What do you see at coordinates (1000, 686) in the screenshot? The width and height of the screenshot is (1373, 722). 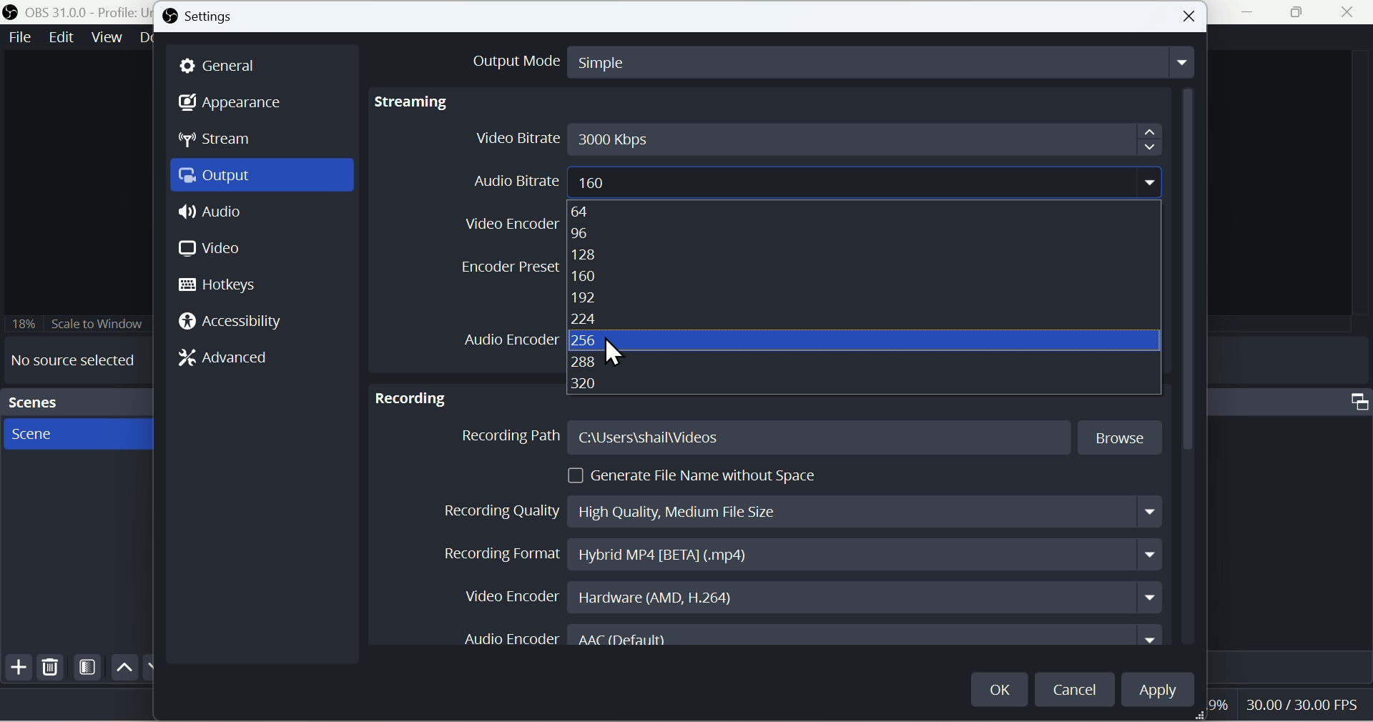 I see `OK` at bounding box center [1000, 686].